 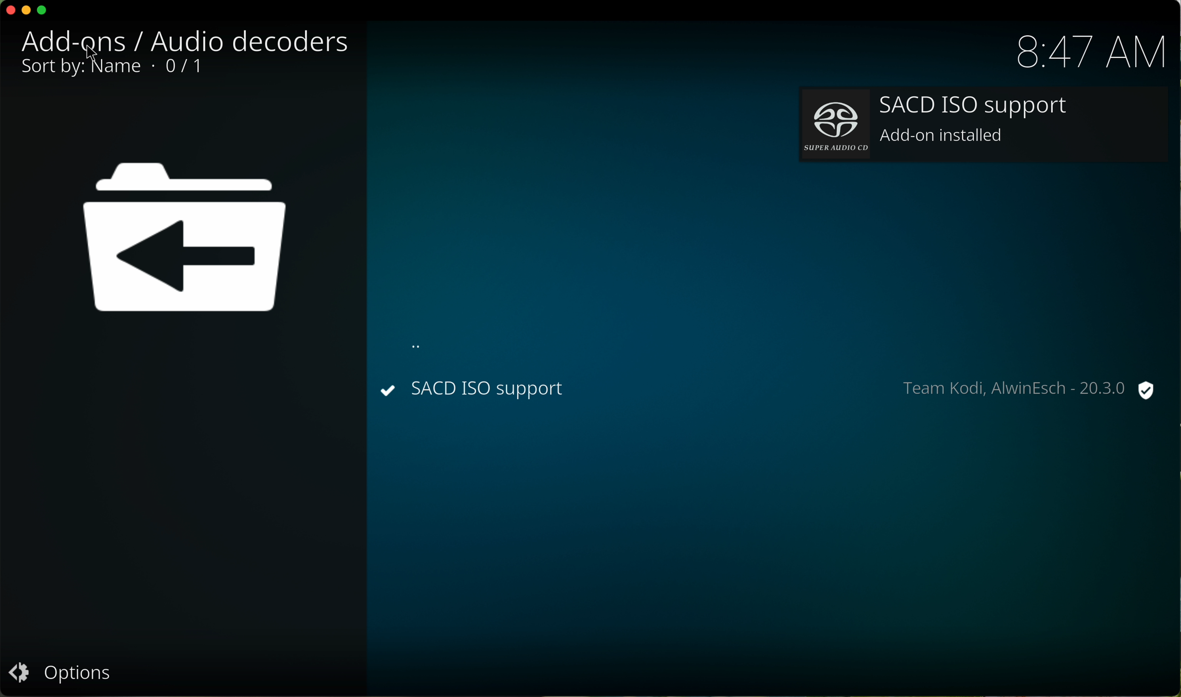 What do you see at coordinates (191, 39) in the screenshot?
I see `audio decoders` at bounding box center [191, 39].